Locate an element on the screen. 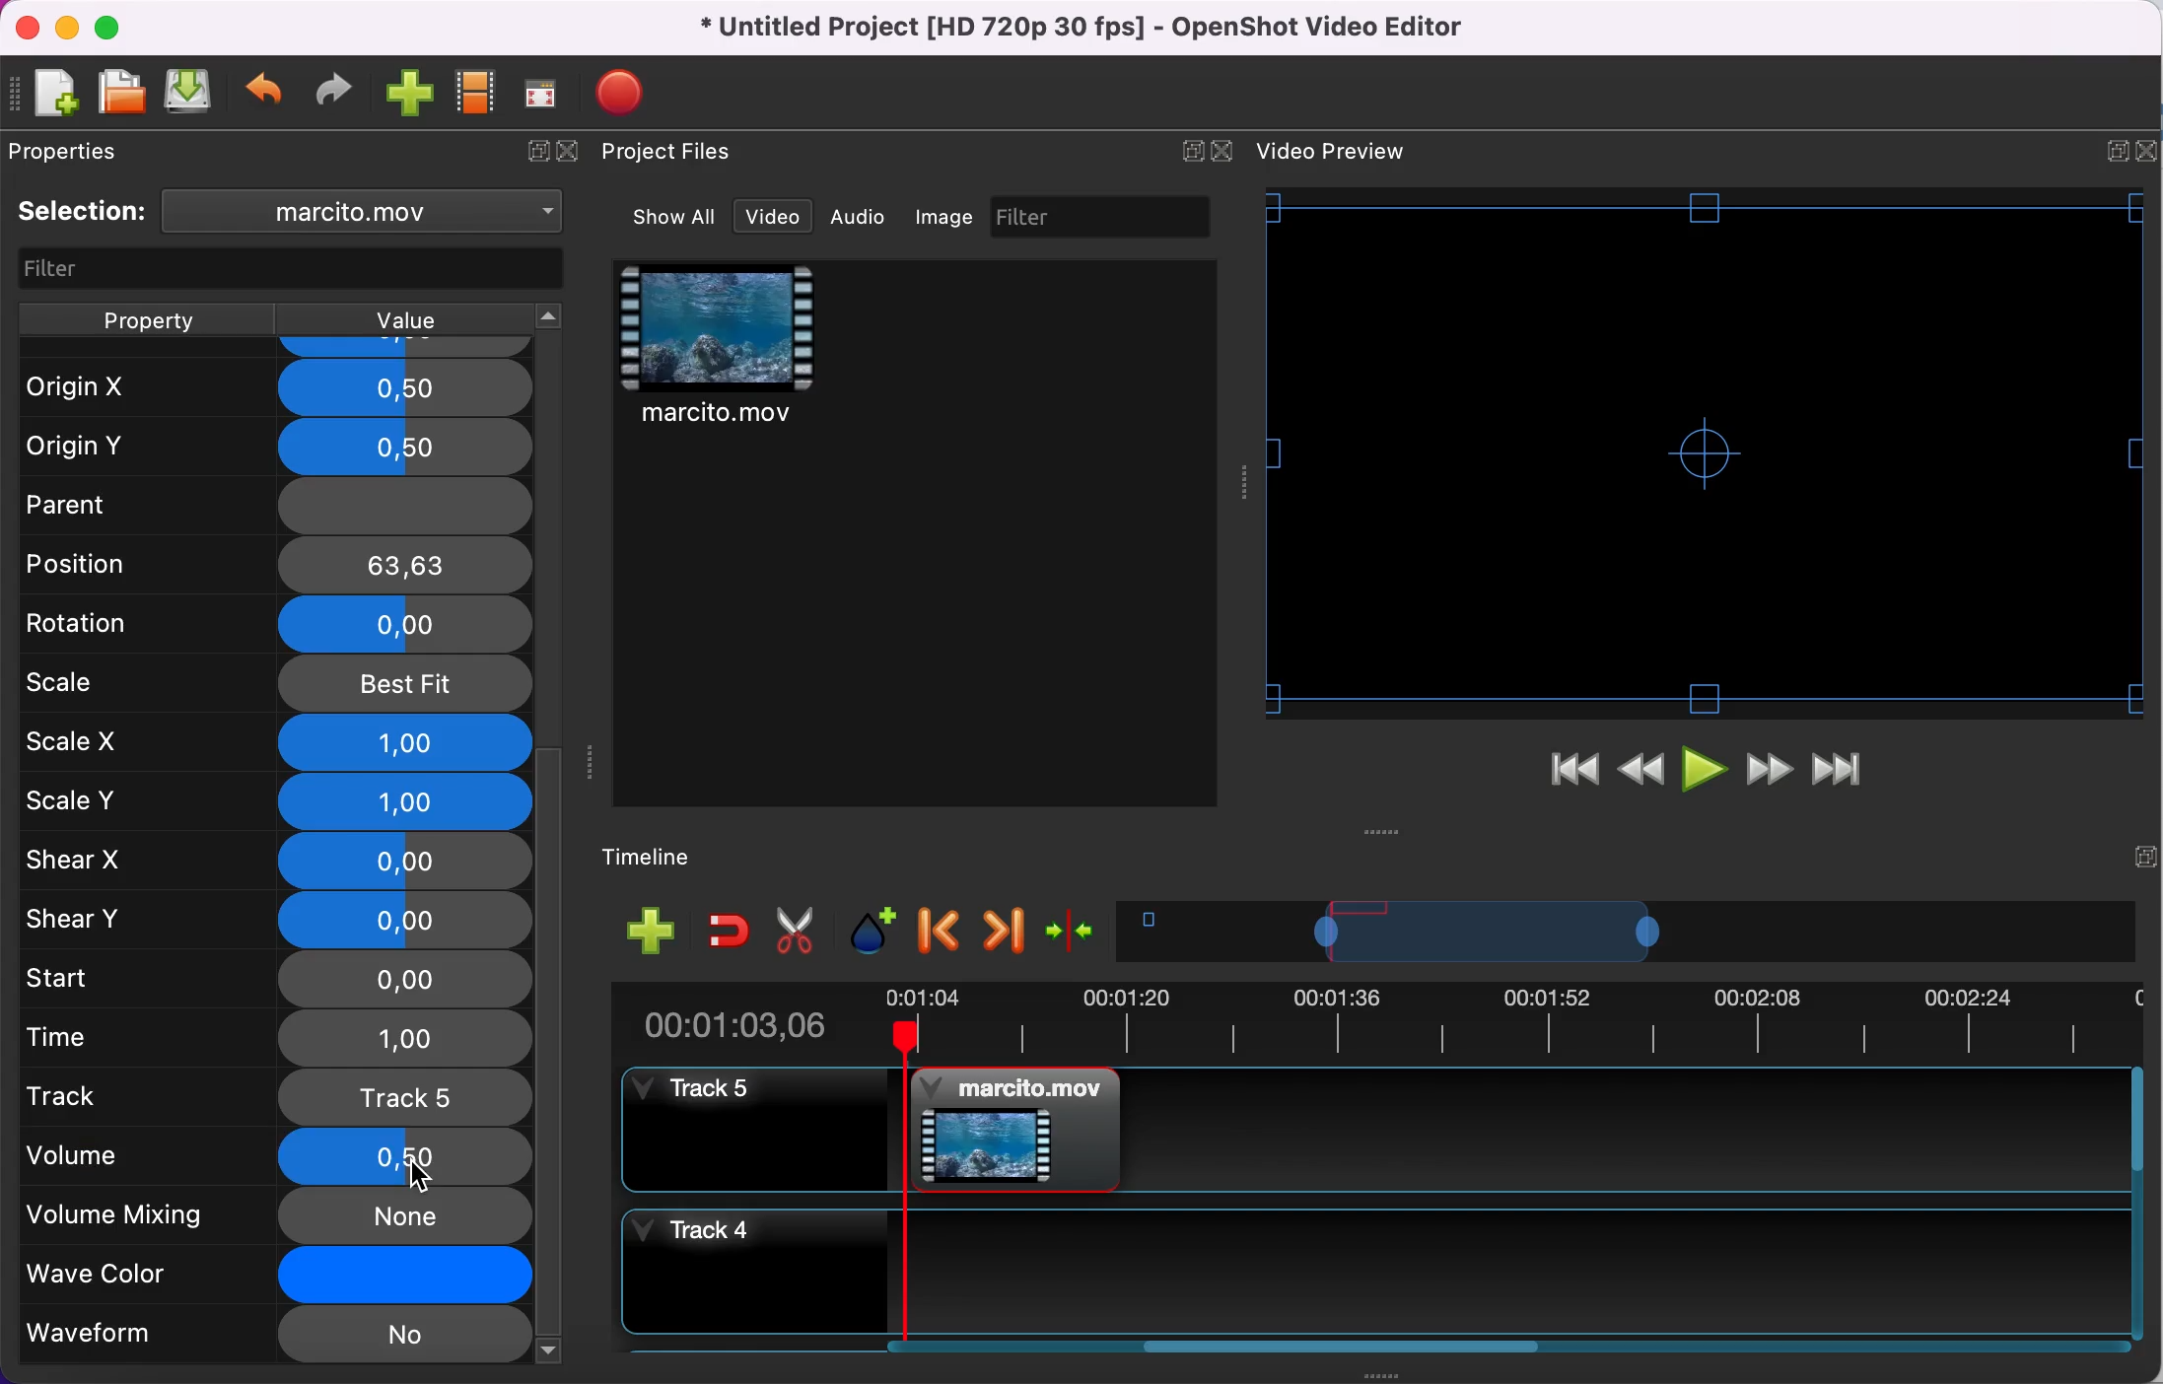 The width and height of the screenshot is (2163, 1384). track 4 is located at coordinates (1370, 1272).